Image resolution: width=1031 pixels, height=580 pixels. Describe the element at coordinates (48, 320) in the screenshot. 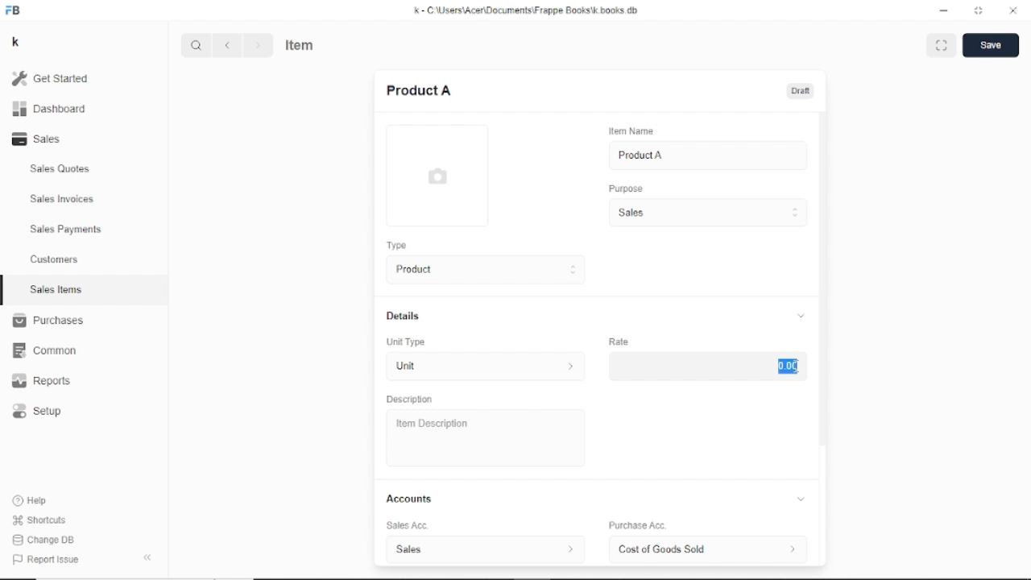

I see `Purchases` at that location.